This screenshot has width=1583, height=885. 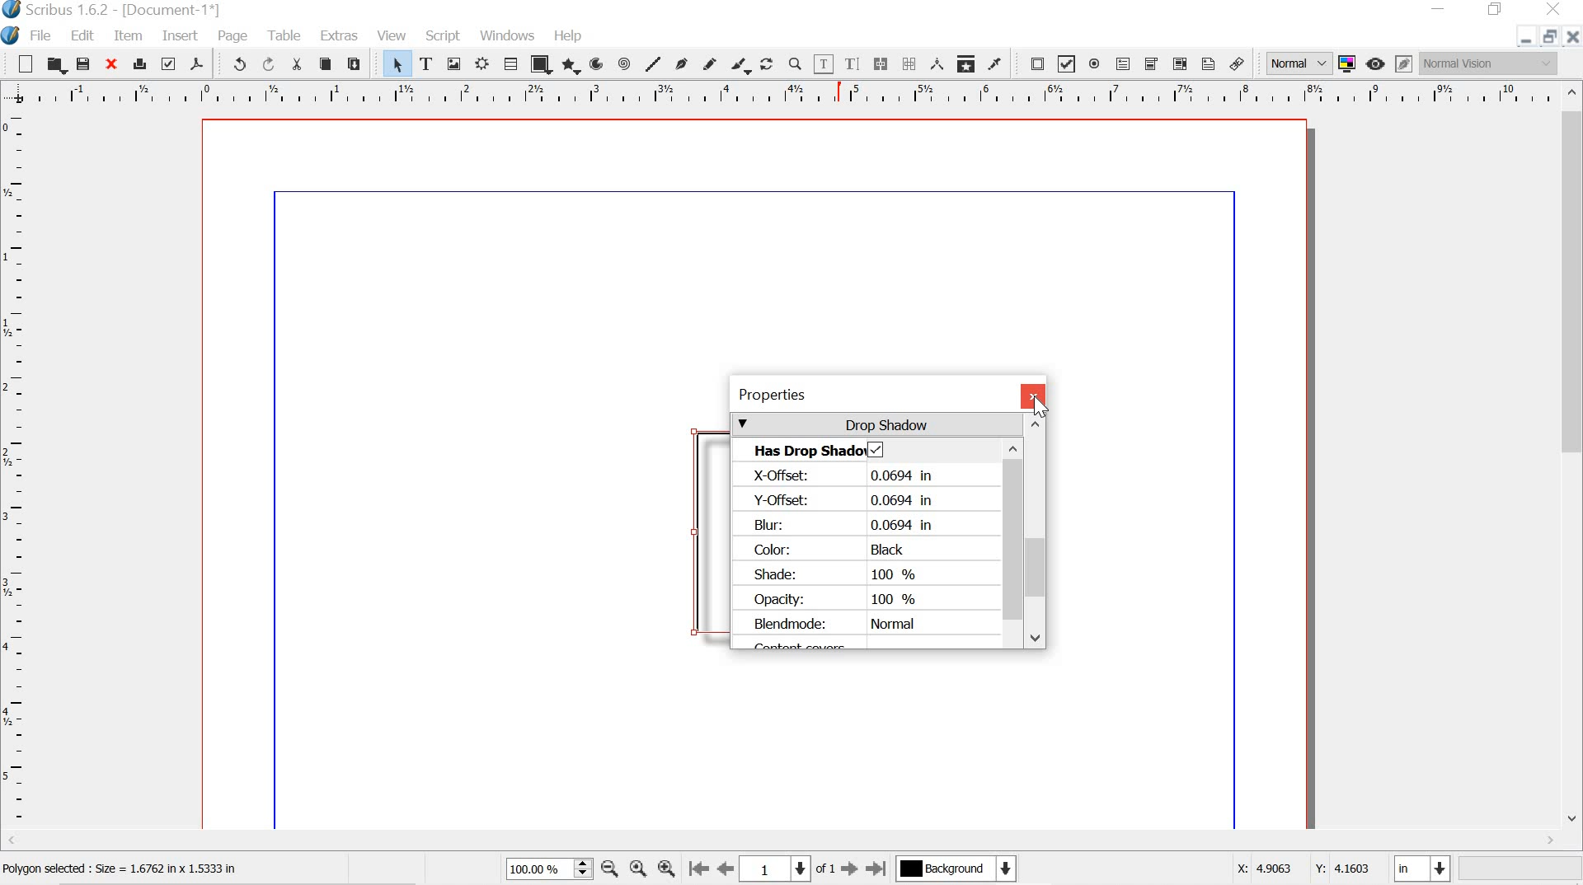 I want to click on zoom in and out, so click(x=584, y=869).